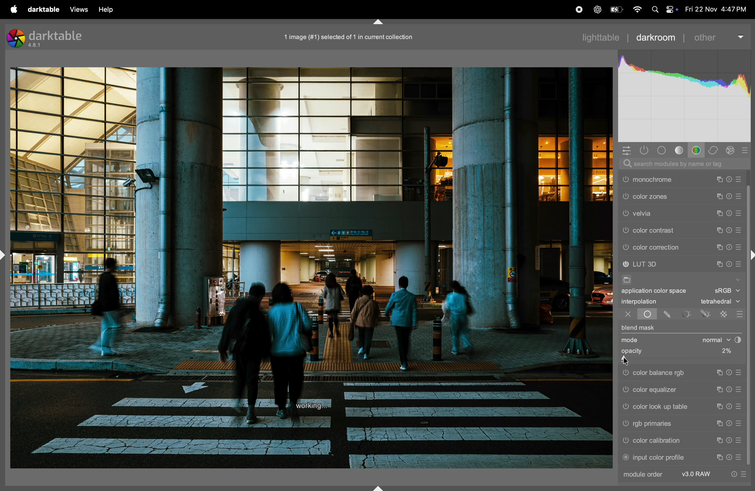 This screenshot has width=755, height=491. Describe the element at coordinates (727, 291) in the screenshot. I see `sRgb` at that location.